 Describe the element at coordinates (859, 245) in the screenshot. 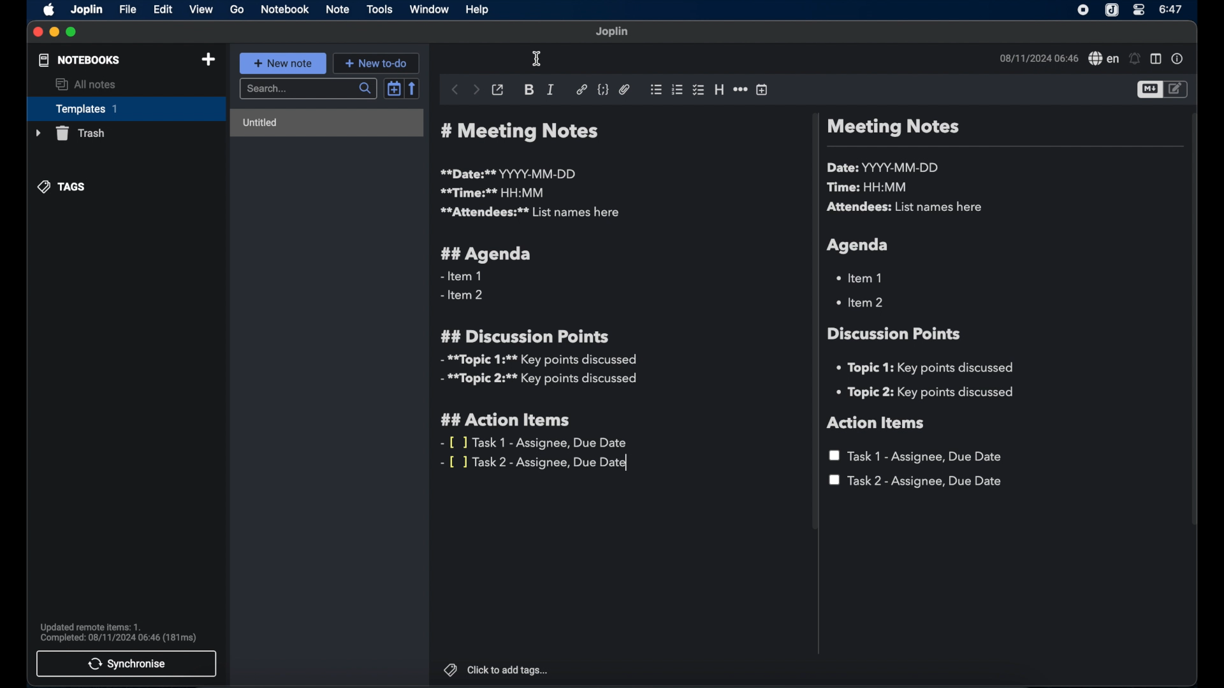

I see `agenda` at that location.